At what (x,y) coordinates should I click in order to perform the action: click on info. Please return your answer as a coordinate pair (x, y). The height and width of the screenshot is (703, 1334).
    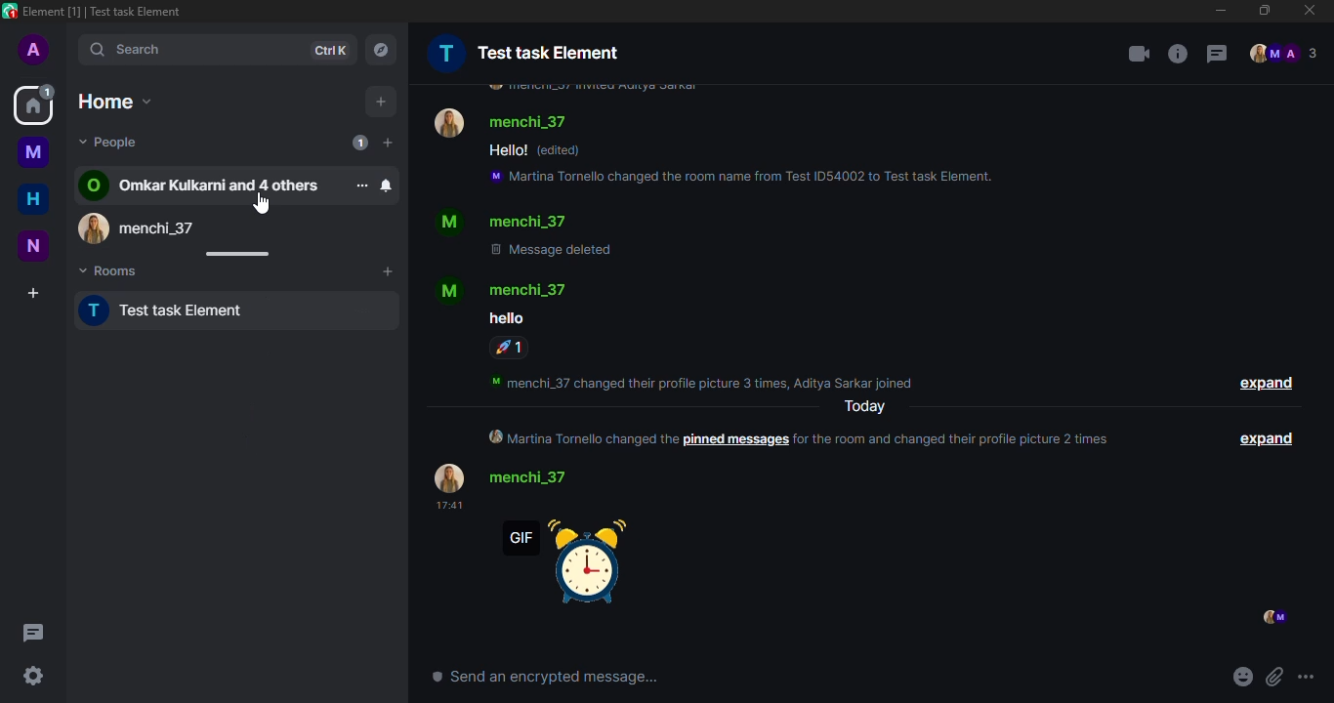
    Looking at the image, I should click on (1178, 53).